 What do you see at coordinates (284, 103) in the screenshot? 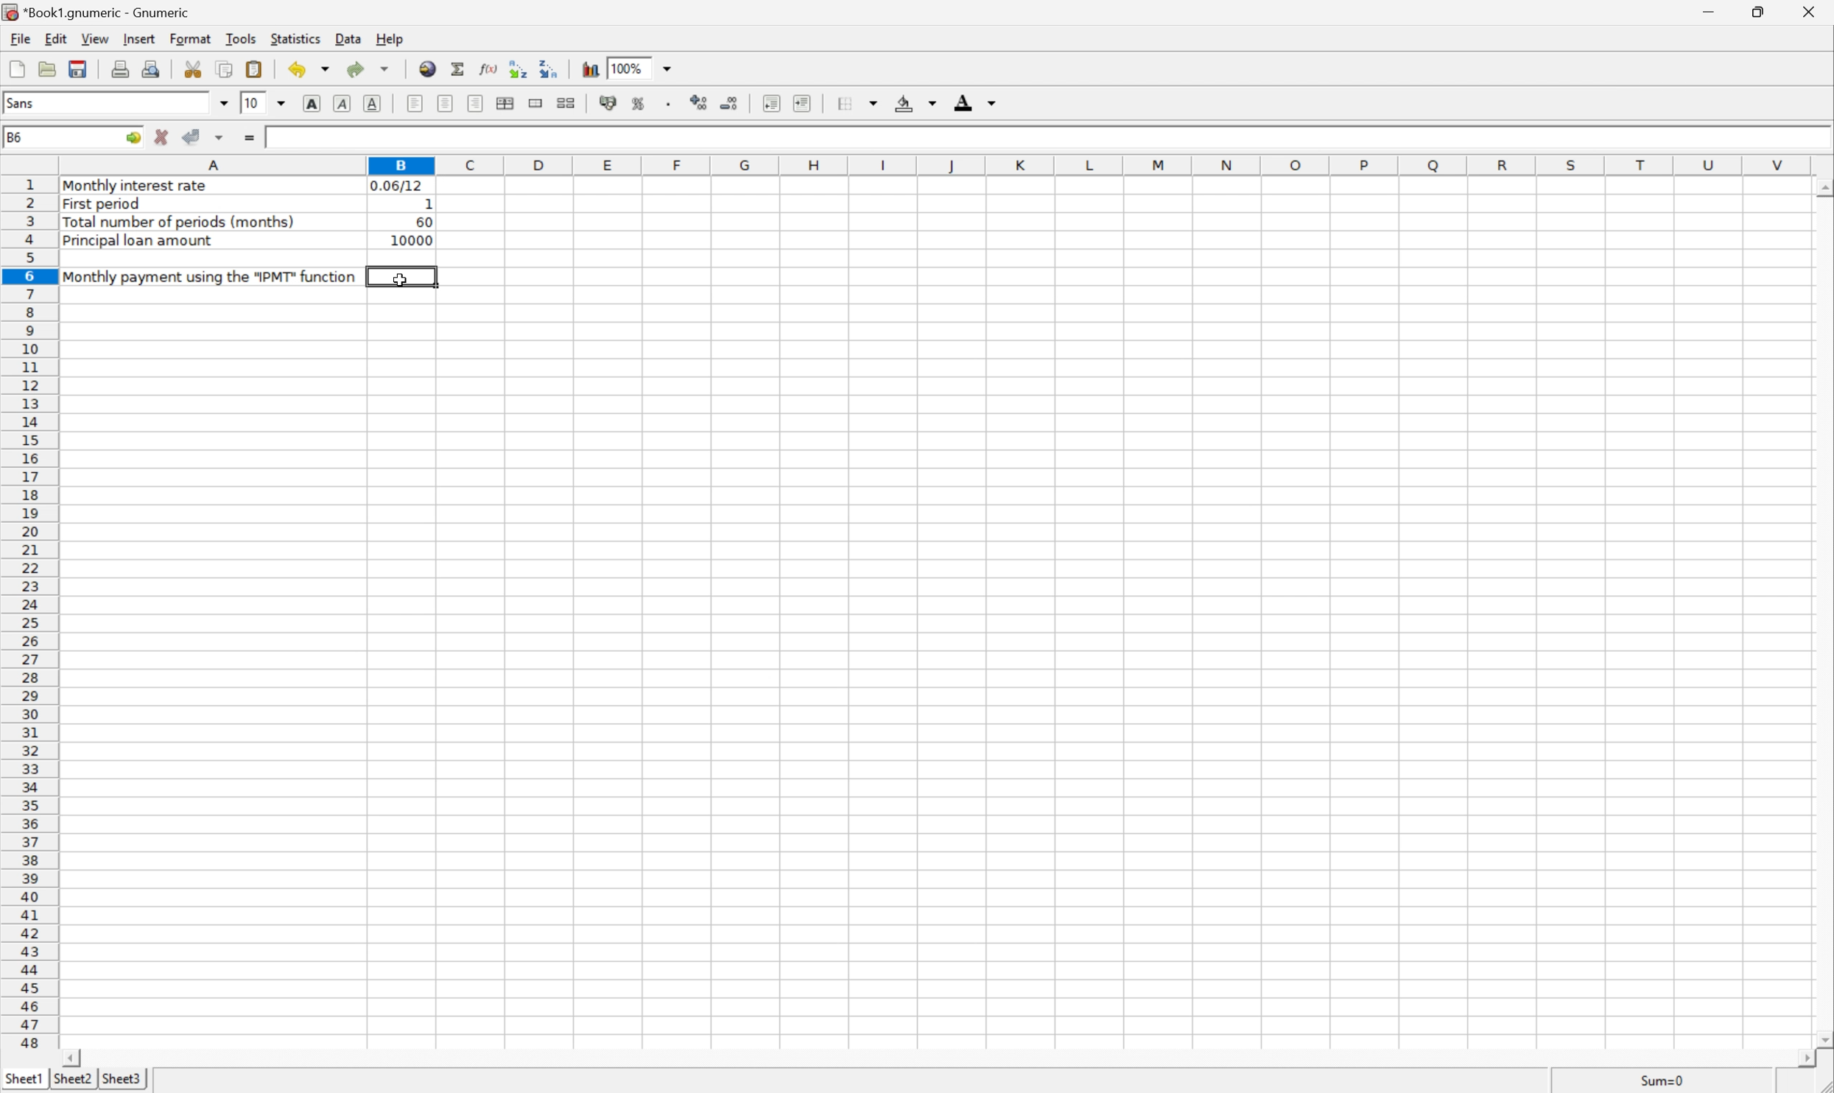
I see `Drop Down` at bounding box center [284, 103].